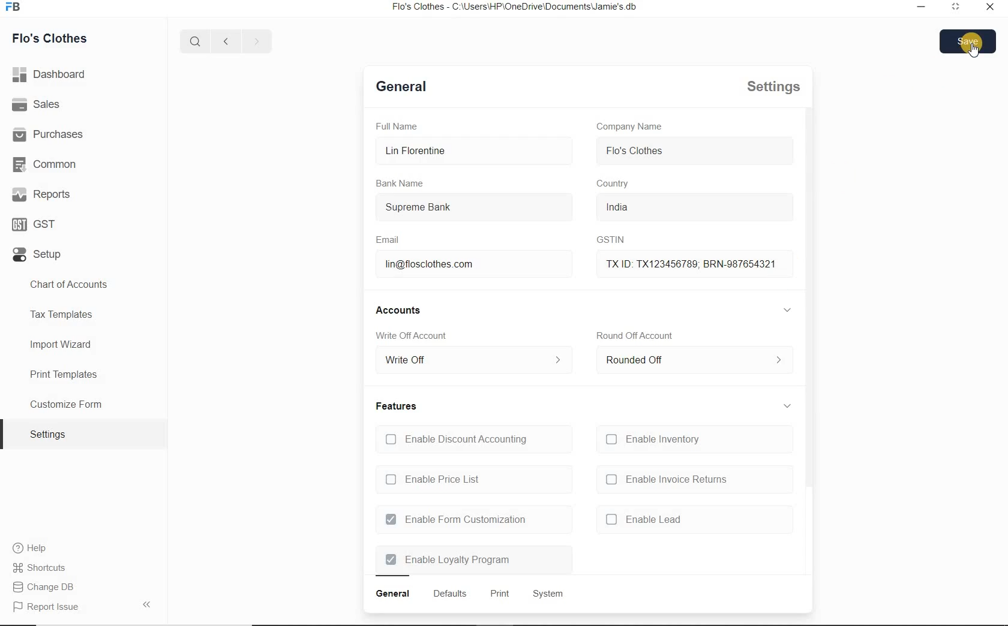 The image size is (1008, 626). Describe the element at coordinates (401, 183) in the screenshot. I see `Bank Name` at that location.